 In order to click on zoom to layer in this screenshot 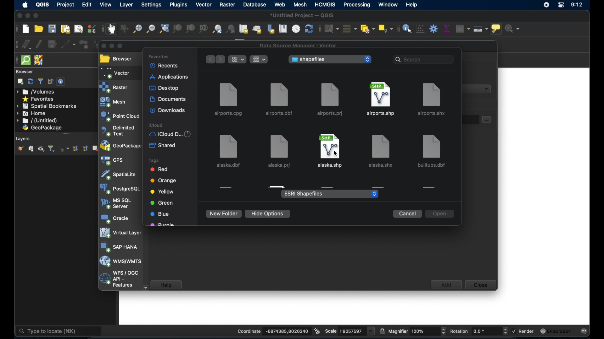, I will do `click(191, 29)`.